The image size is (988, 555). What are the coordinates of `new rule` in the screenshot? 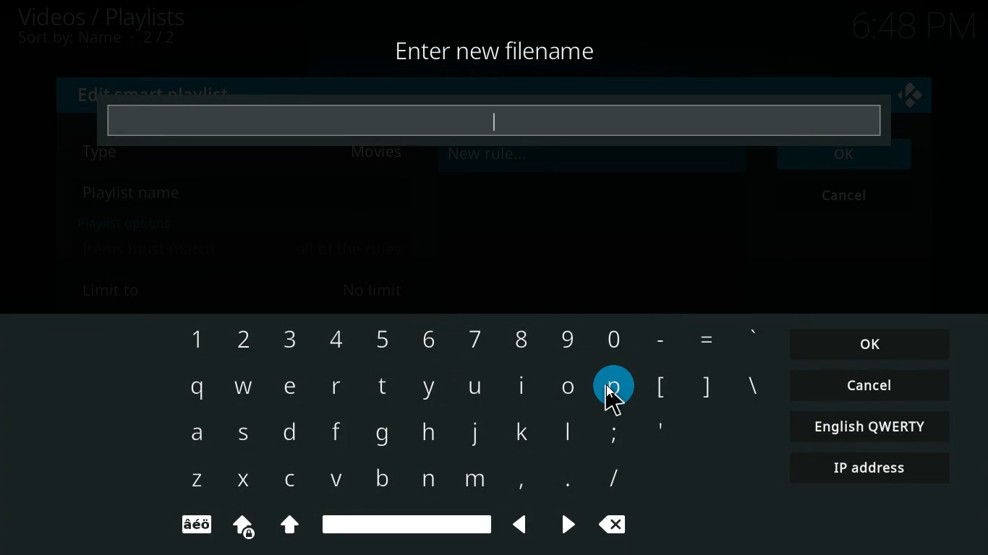 It's located at (522, 158).